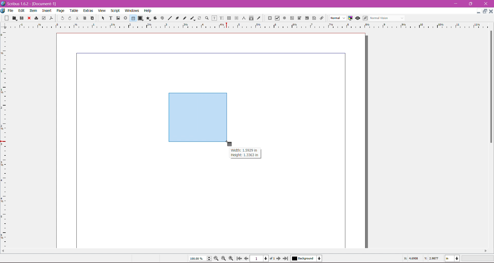 This screenshot has width=494, height=263. What do you see at coordinates (74, 11) in the screenshot?
I see `Table` at bounding box center [74, 11].